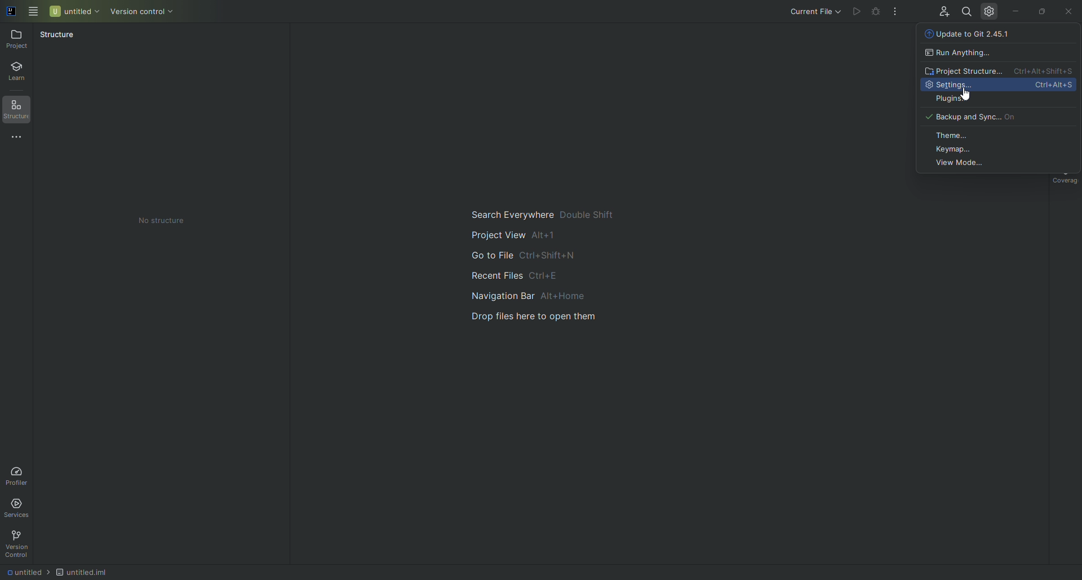 This screenshot has width=1082, height=580. What do you see at coordinates (19, 72) in the screenshot?
I see `Learn` at bounding box center [19, 72].